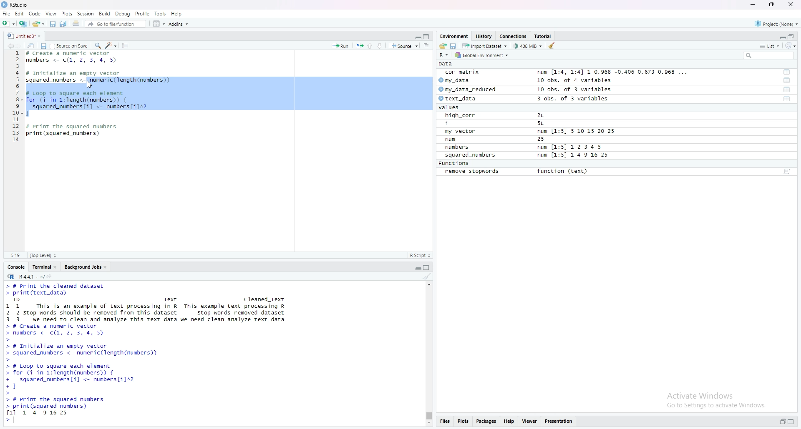 This screenshot has height=429, width=801. I want to click on minimize, so click(752, 5).